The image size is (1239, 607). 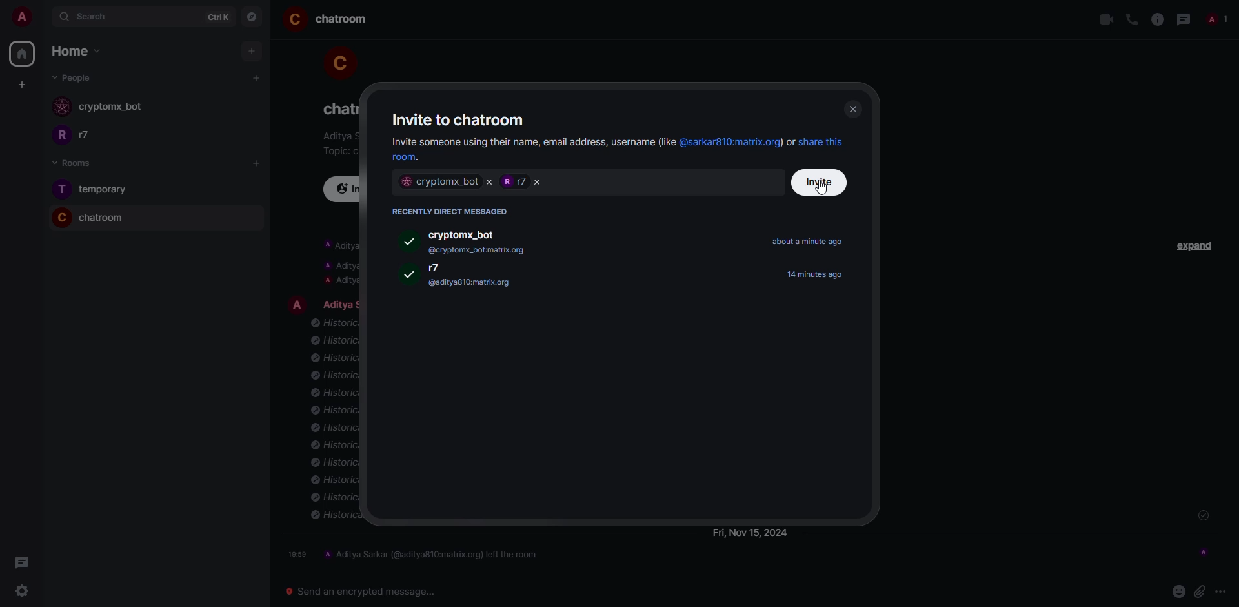 I want to click on profile, so click(x=337, y=60).